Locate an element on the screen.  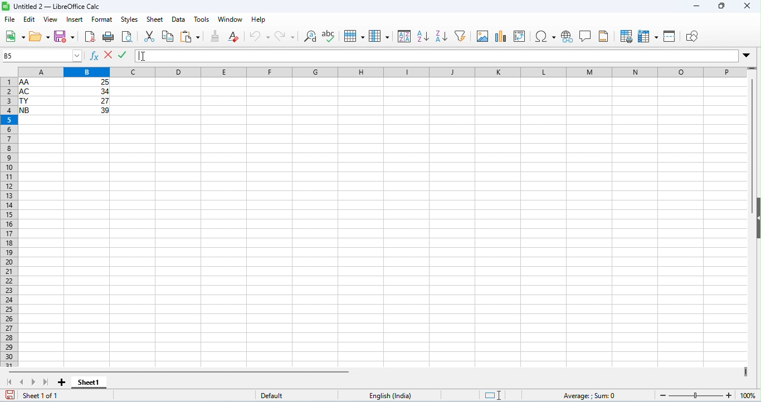
sheet 1 of 1 is located at coordinates (42, 395).